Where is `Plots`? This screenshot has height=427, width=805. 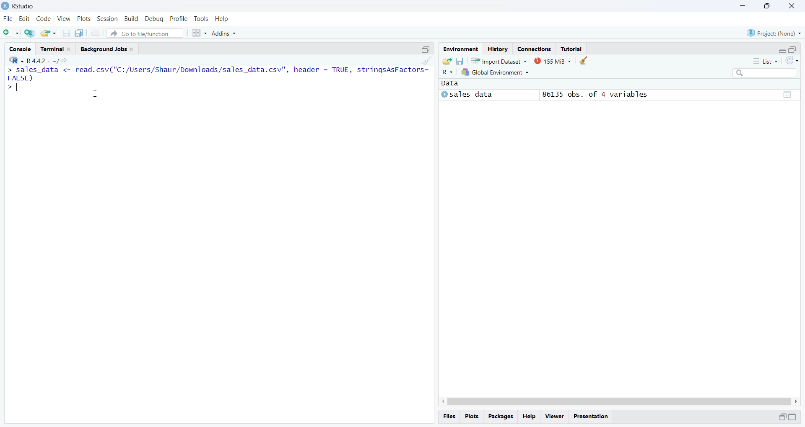 Plots is located at coordinates (473, 417).